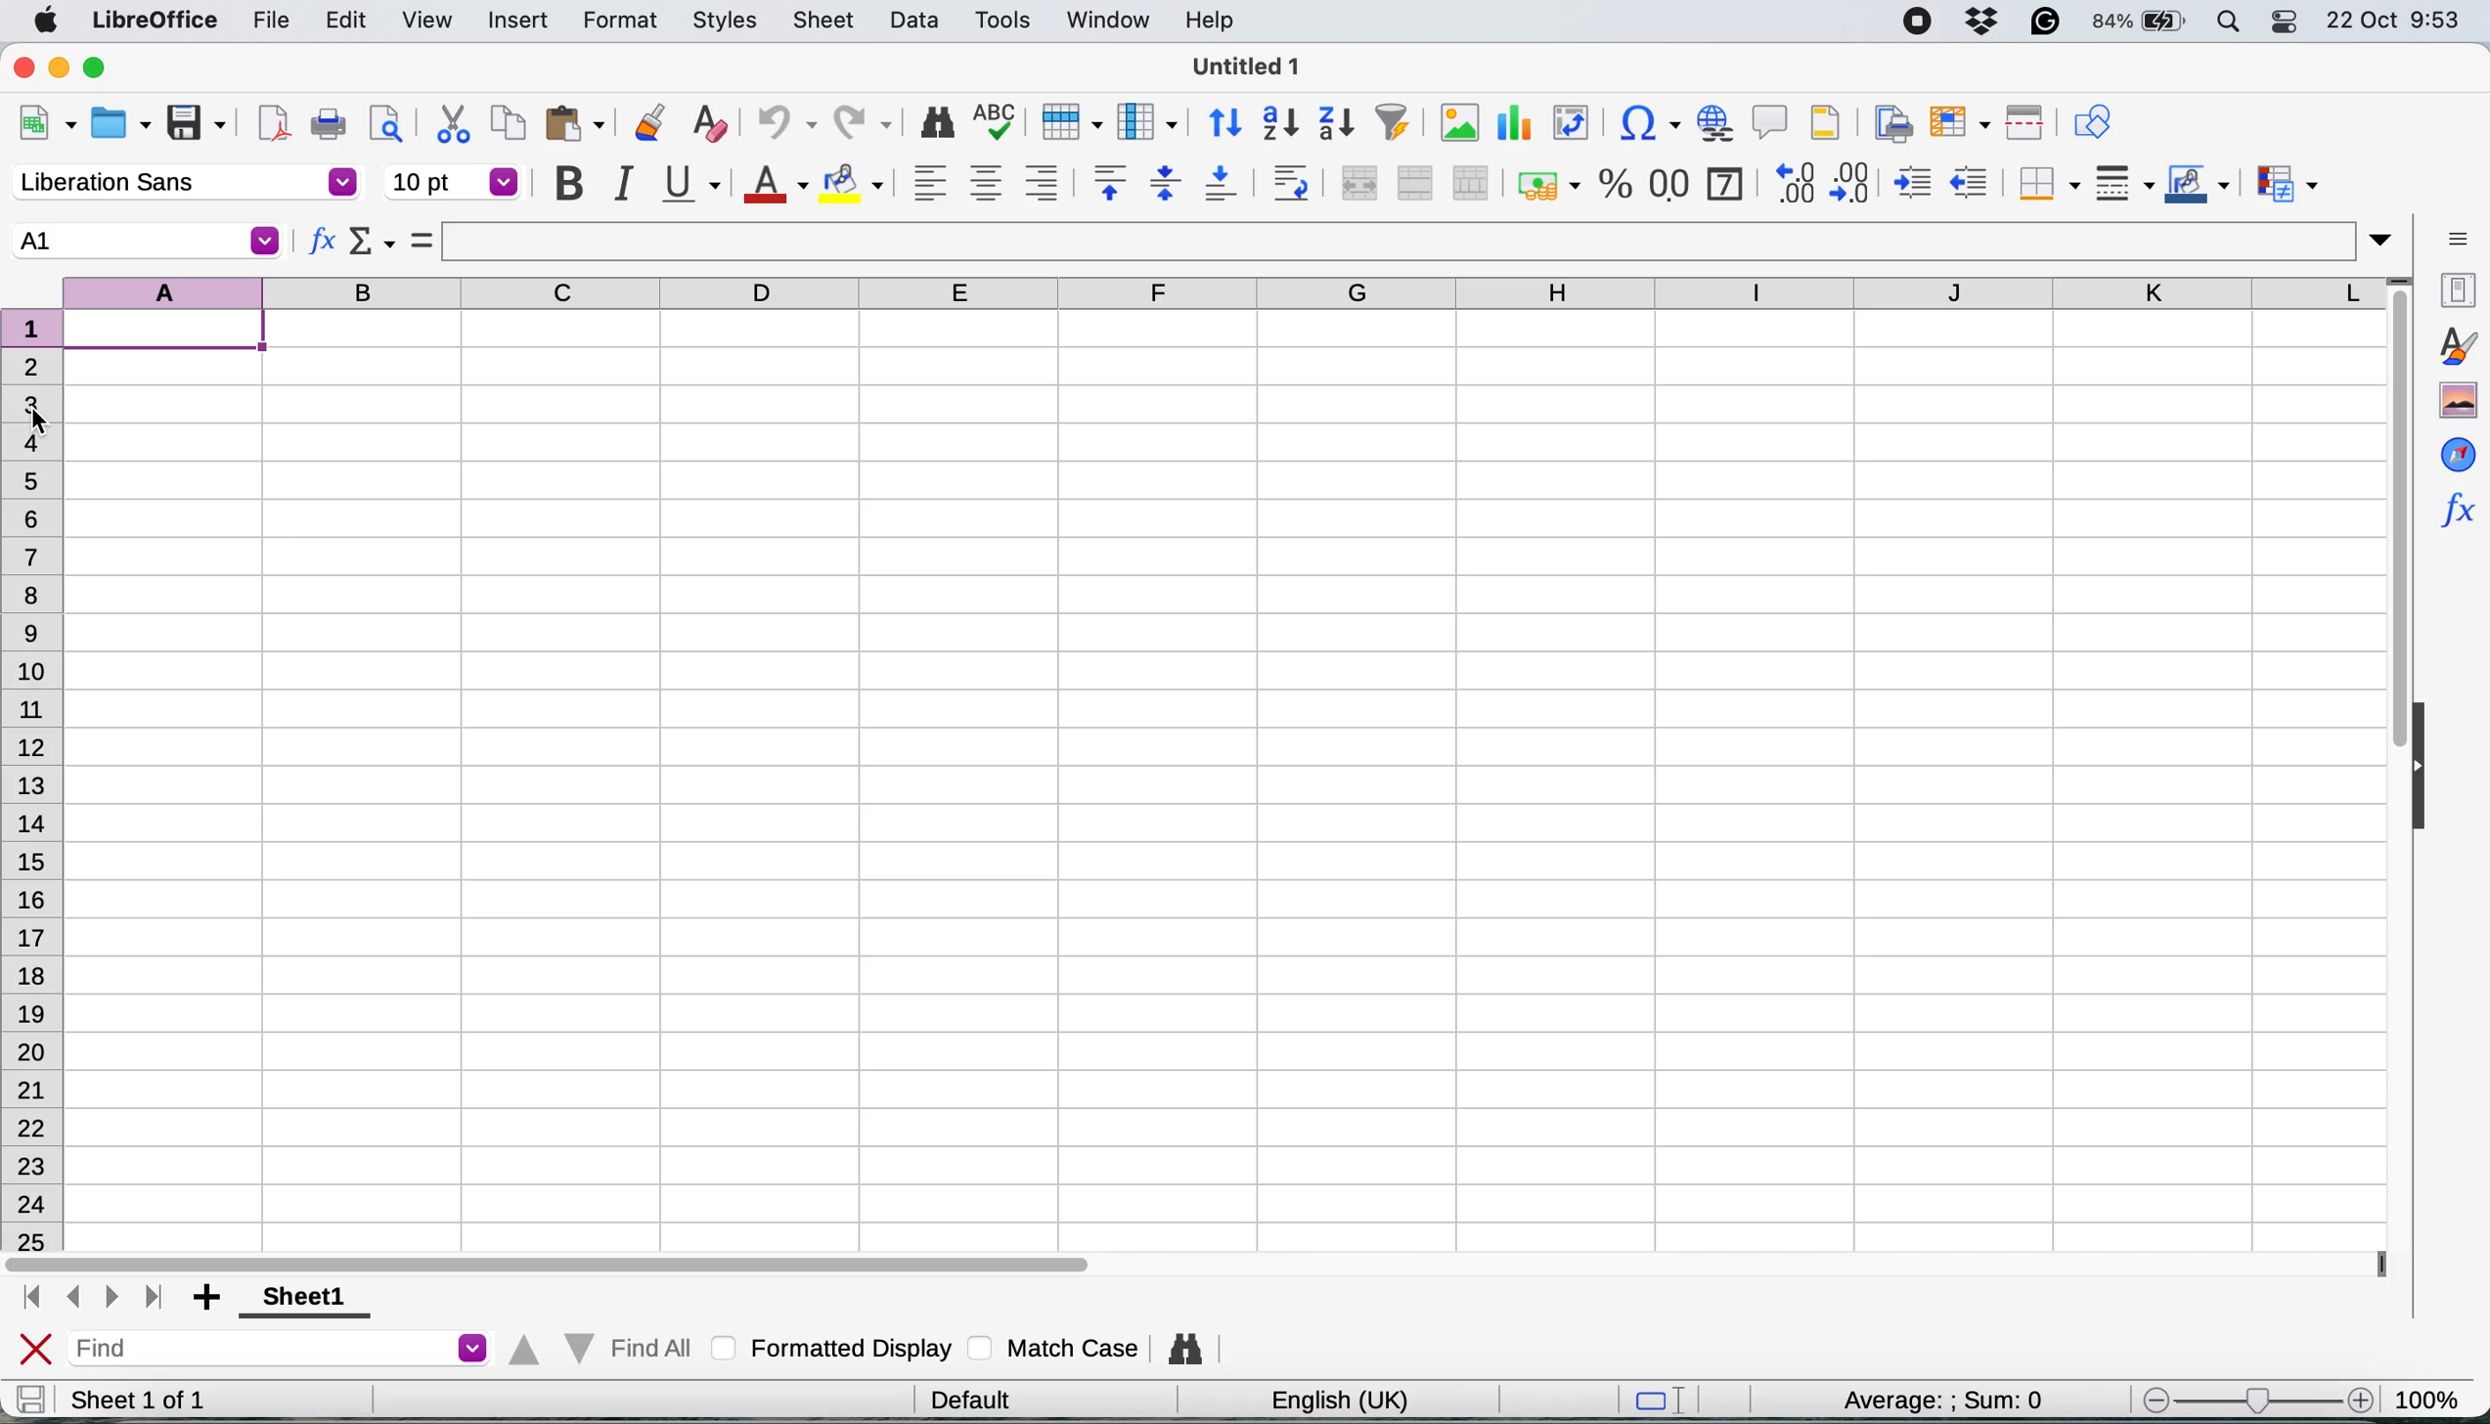  Describe the element at coordinates (349, 20) in the screenshot. I see `edit` at that location.